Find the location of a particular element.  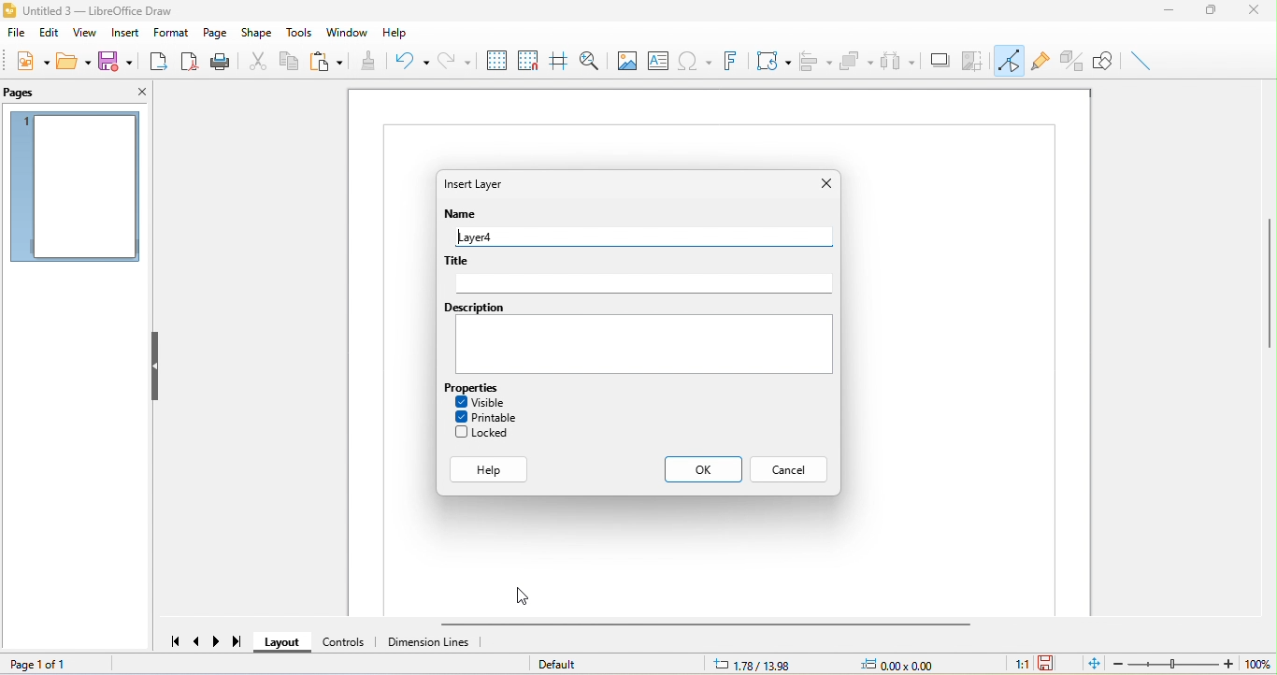

undo is located at coordinates (408, 60).